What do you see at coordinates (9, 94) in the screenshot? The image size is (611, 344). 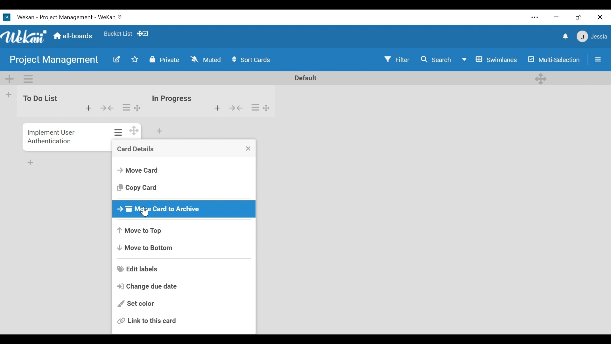 I see `Add list` at bounding box center [9, 94].